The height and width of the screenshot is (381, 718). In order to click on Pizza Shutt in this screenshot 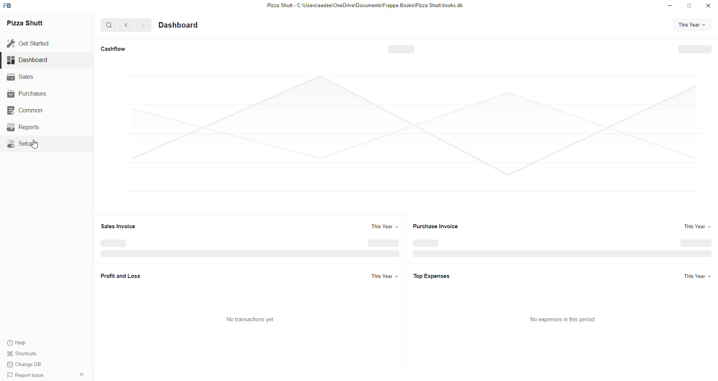, I will do `click(35, 24)`.